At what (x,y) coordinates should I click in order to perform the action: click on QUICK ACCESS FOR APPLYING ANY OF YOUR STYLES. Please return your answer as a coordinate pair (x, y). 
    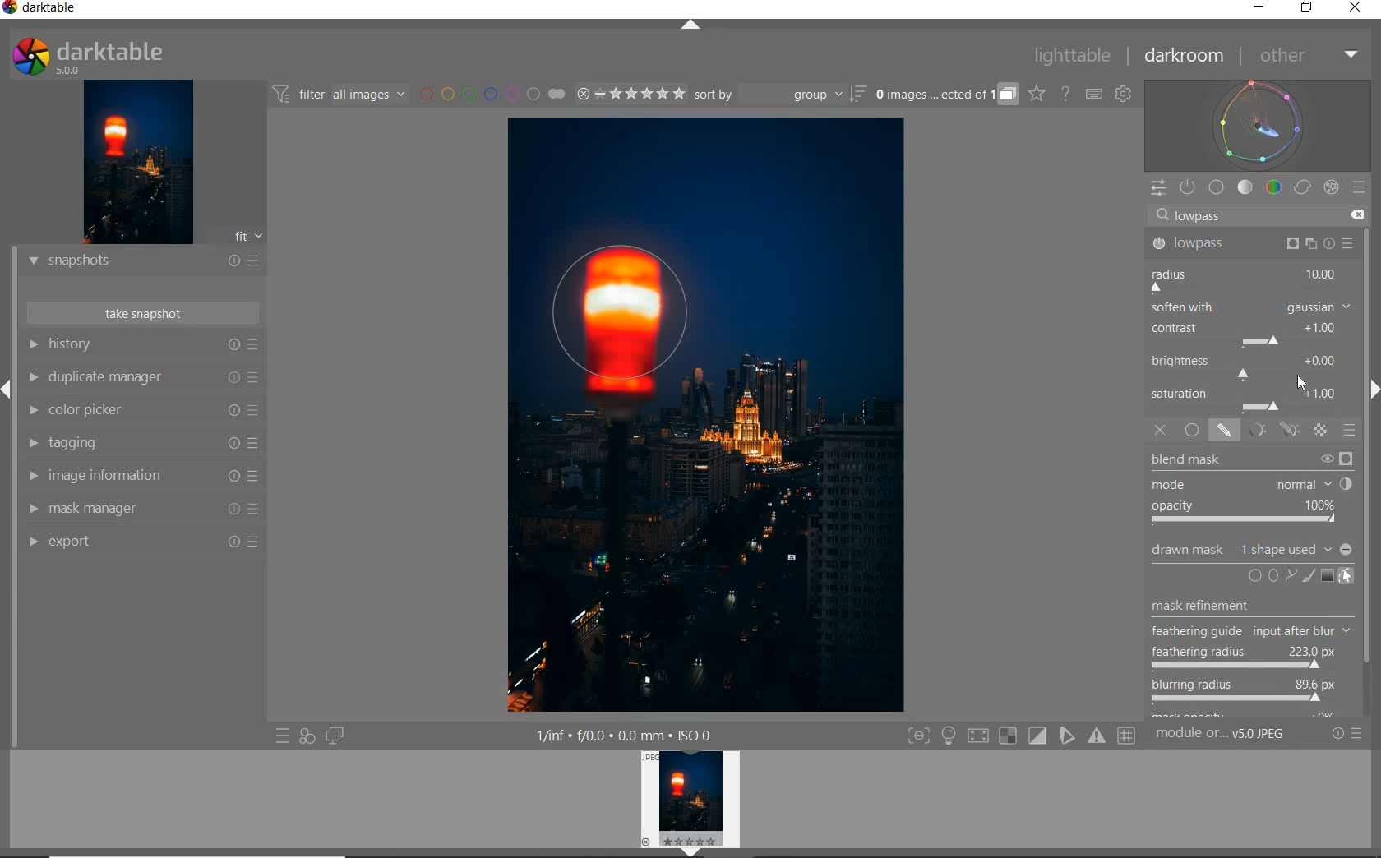
    Looking at the image, I should click on (306, 736).